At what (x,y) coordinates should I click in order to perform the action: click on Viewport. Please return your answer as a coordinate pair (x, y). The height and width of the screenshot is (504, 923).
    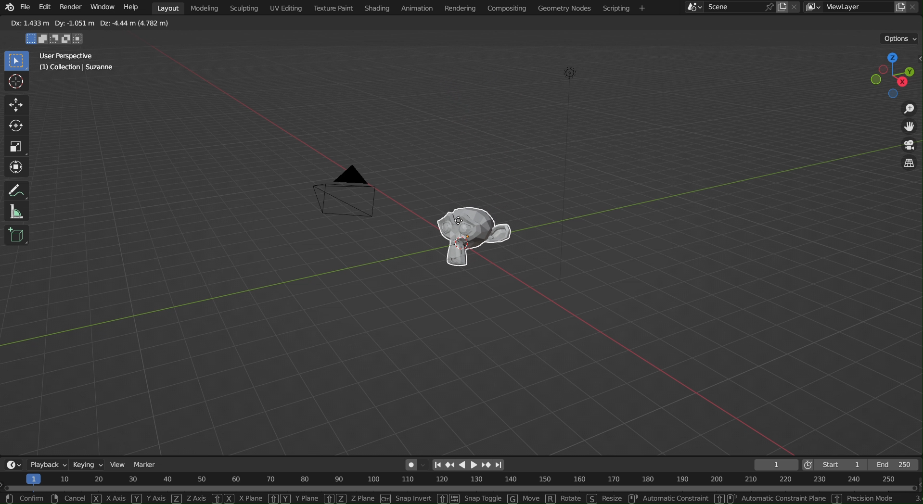
    Looking at the image, I should click on (895, 75).